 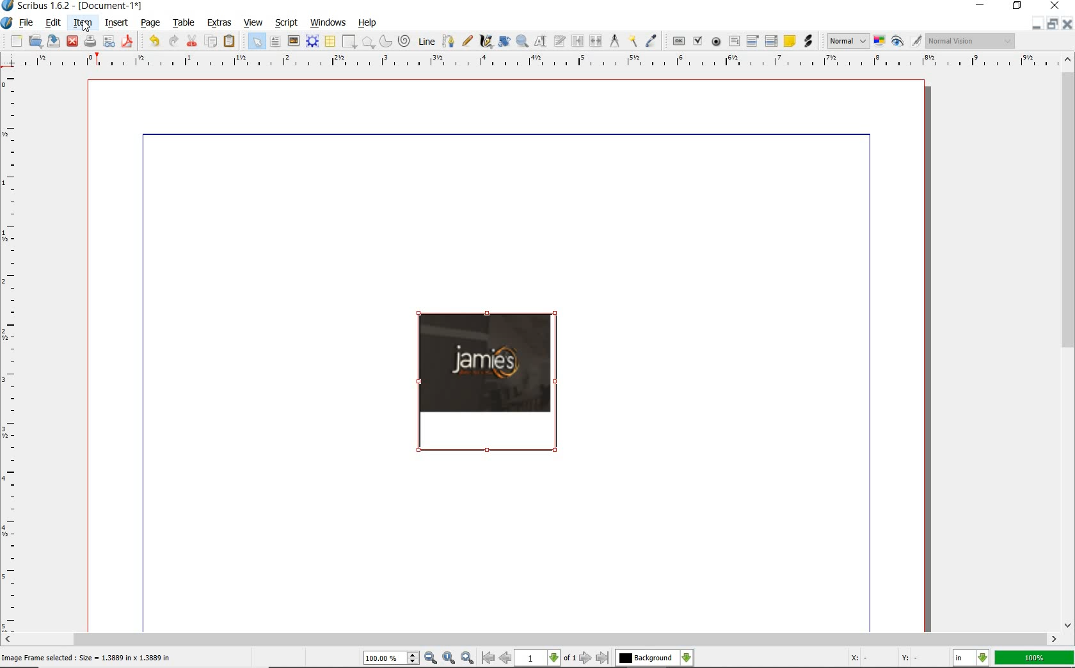 I want to click on redo, so click(x=173, y=42).